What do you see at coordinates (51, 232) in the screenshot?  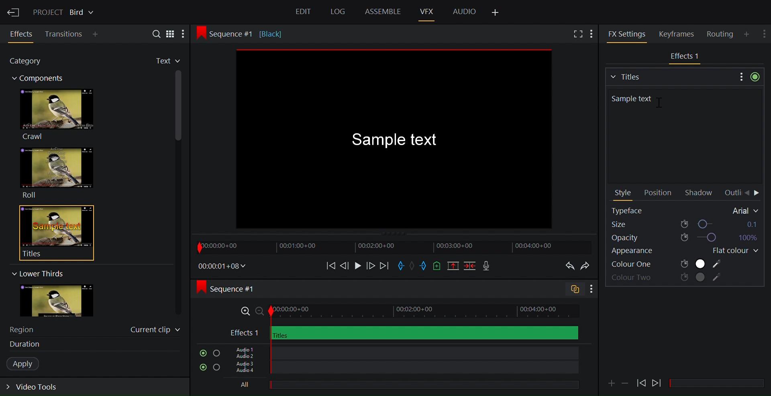 I see `Titles` at bounding box center [51, 232].